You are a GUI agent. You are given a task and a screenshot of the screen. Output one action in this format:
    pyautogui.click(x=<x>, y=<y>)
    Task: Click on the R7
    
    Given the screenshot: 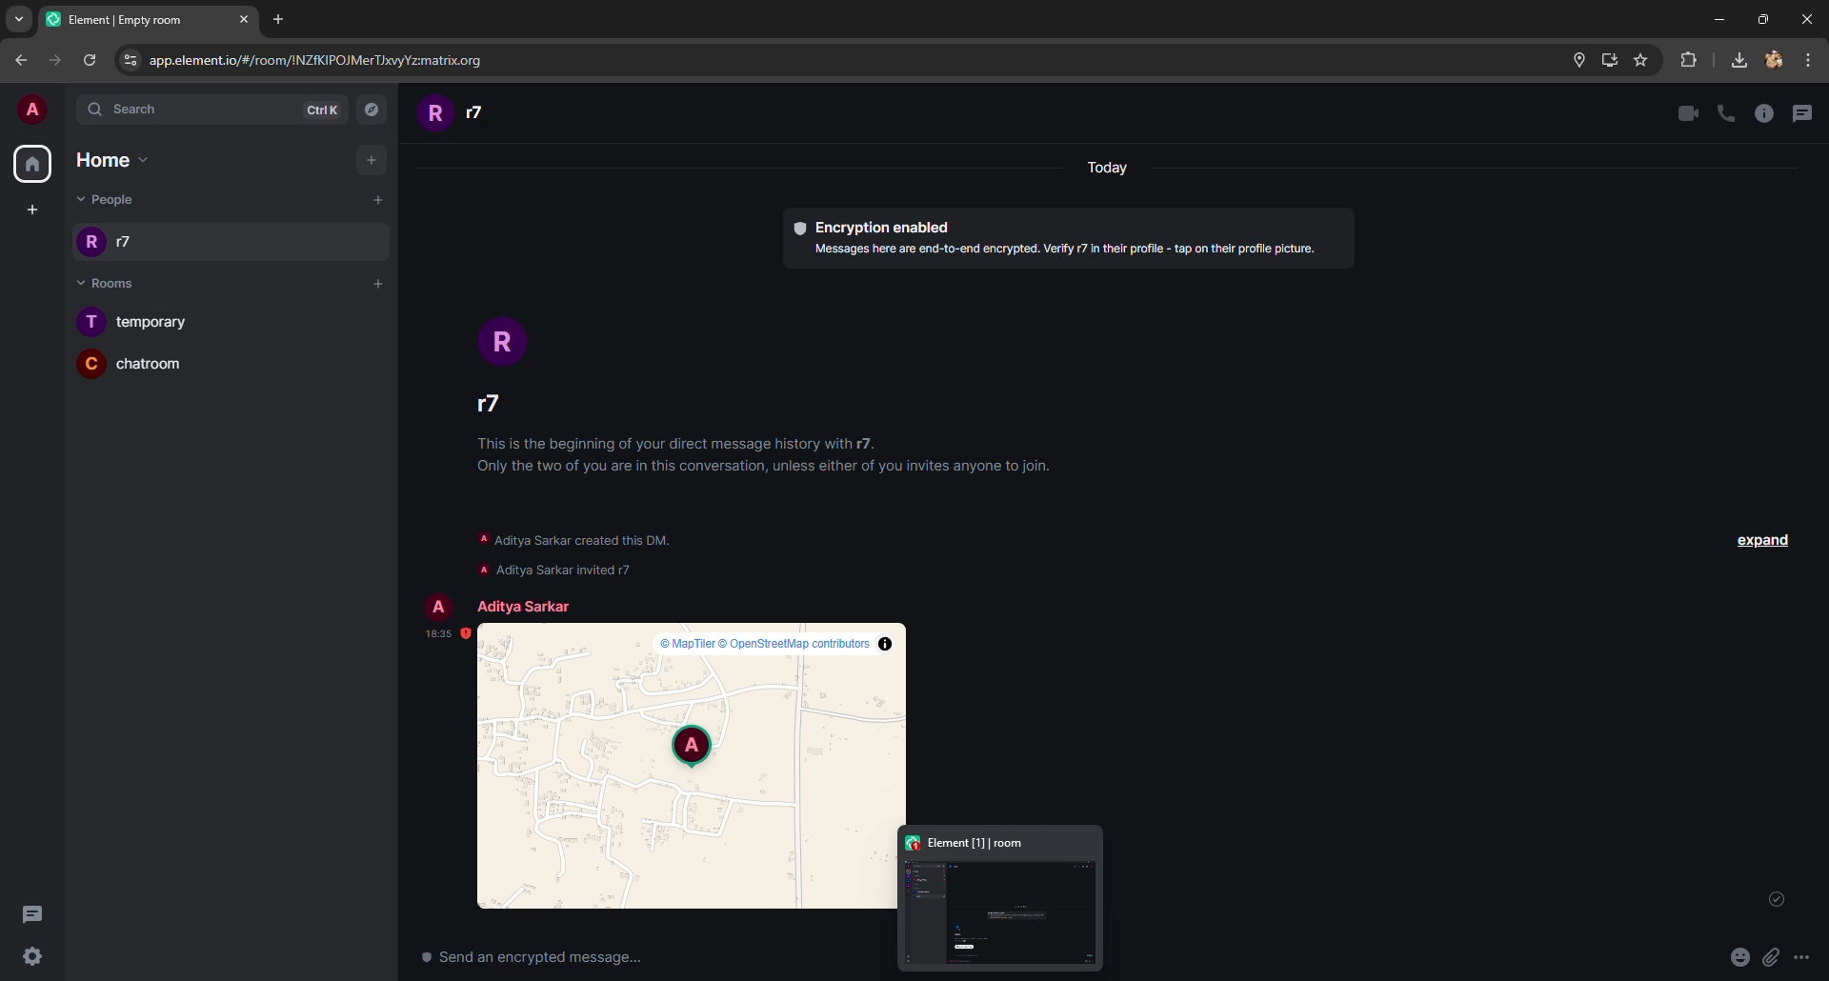 What is the action you would take?
    pyautogui.click(x=212, y=241)
    